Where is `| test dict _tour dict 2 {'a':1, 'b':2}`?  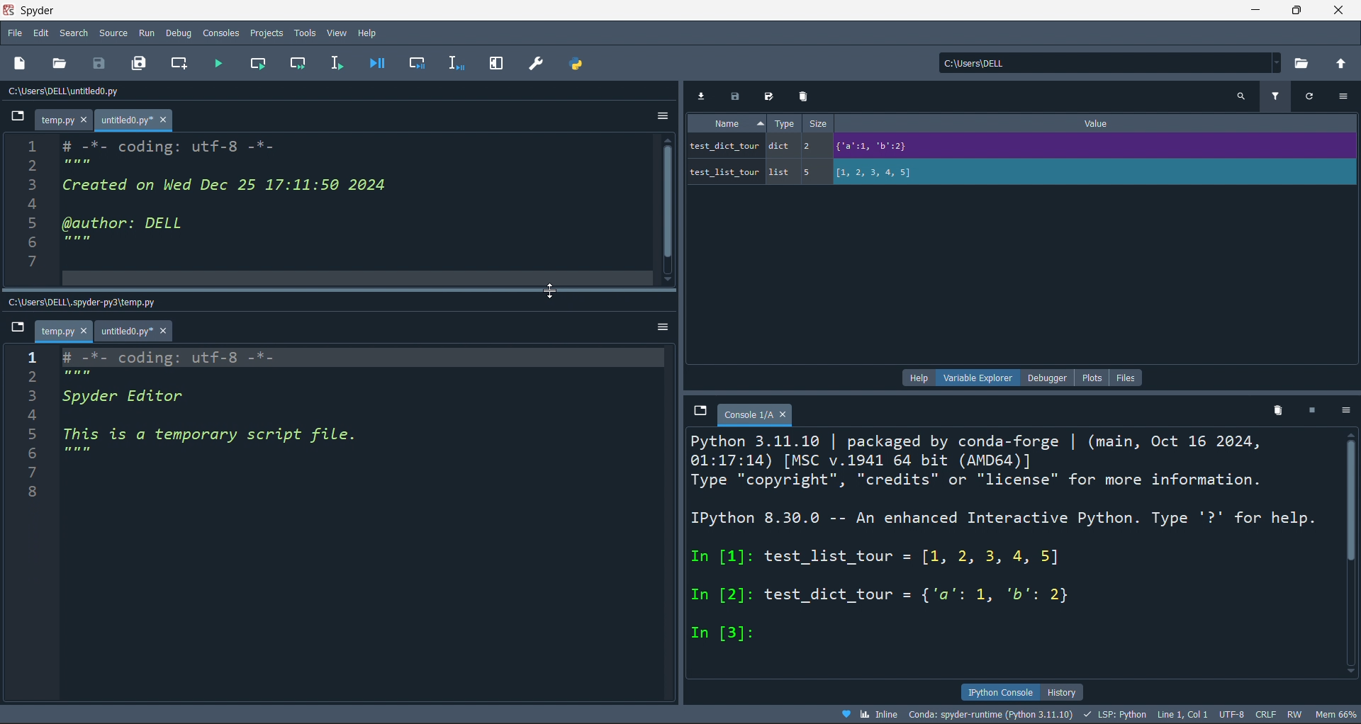
| test dict _tour dict 2 {'a':1, 'b':2} is located at coordinates (978, 145).